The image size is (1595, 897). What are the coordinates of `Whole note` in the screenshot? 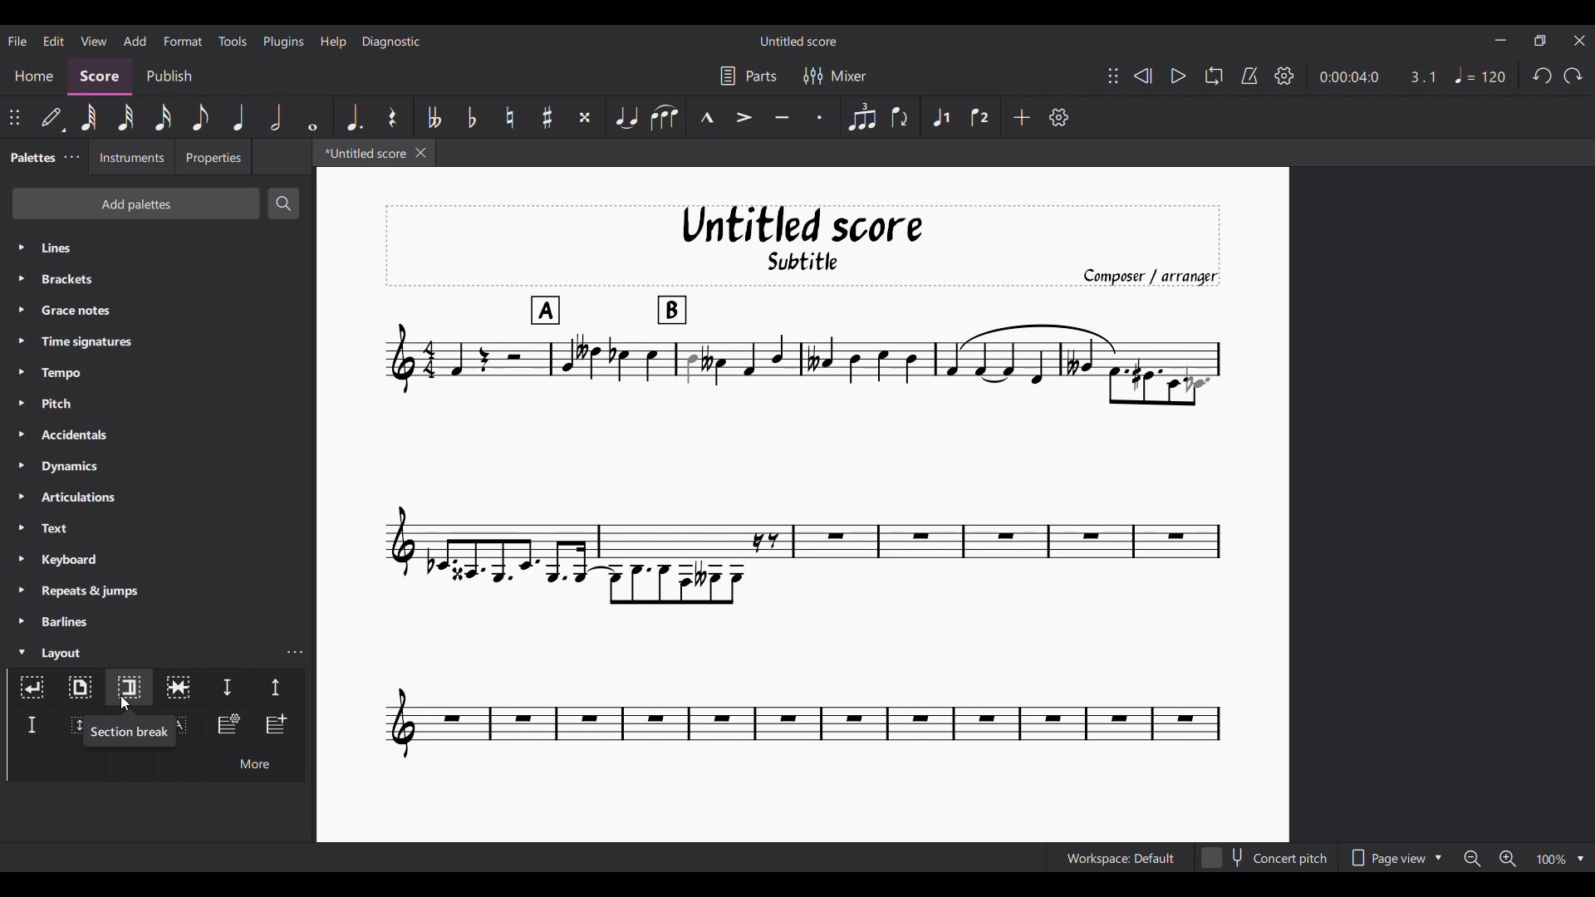 It's located at (314, 117).